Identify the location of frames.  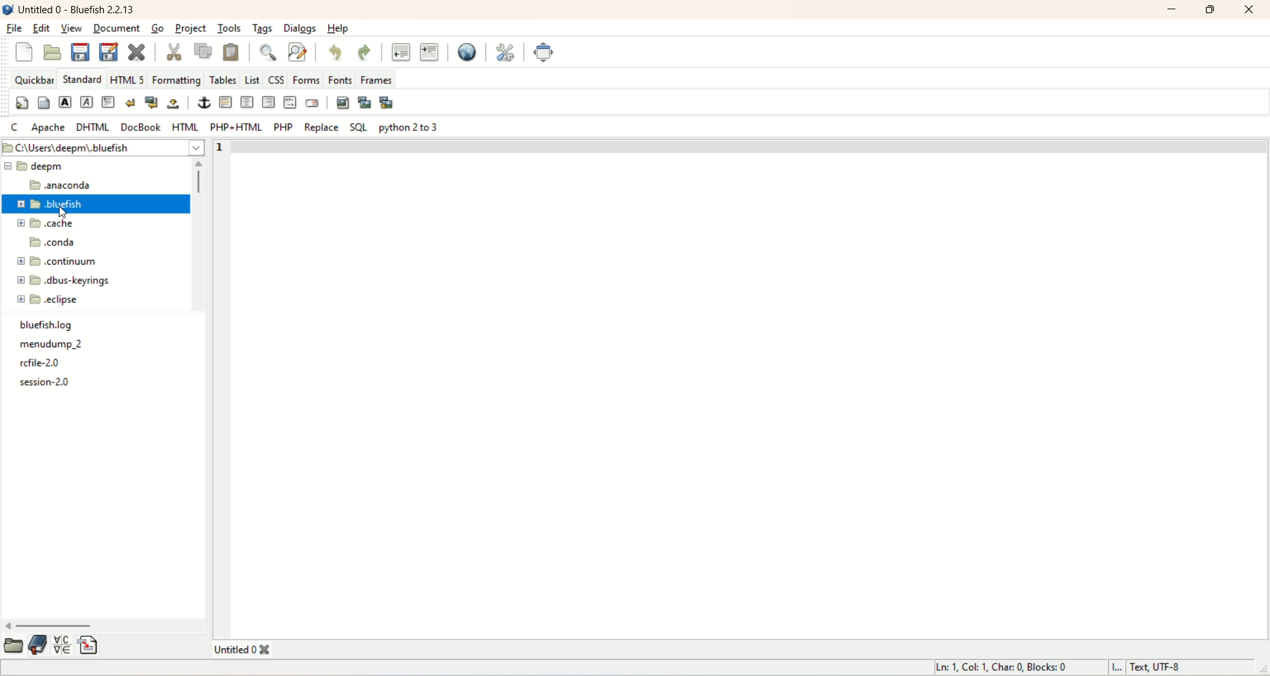
(379, 80).